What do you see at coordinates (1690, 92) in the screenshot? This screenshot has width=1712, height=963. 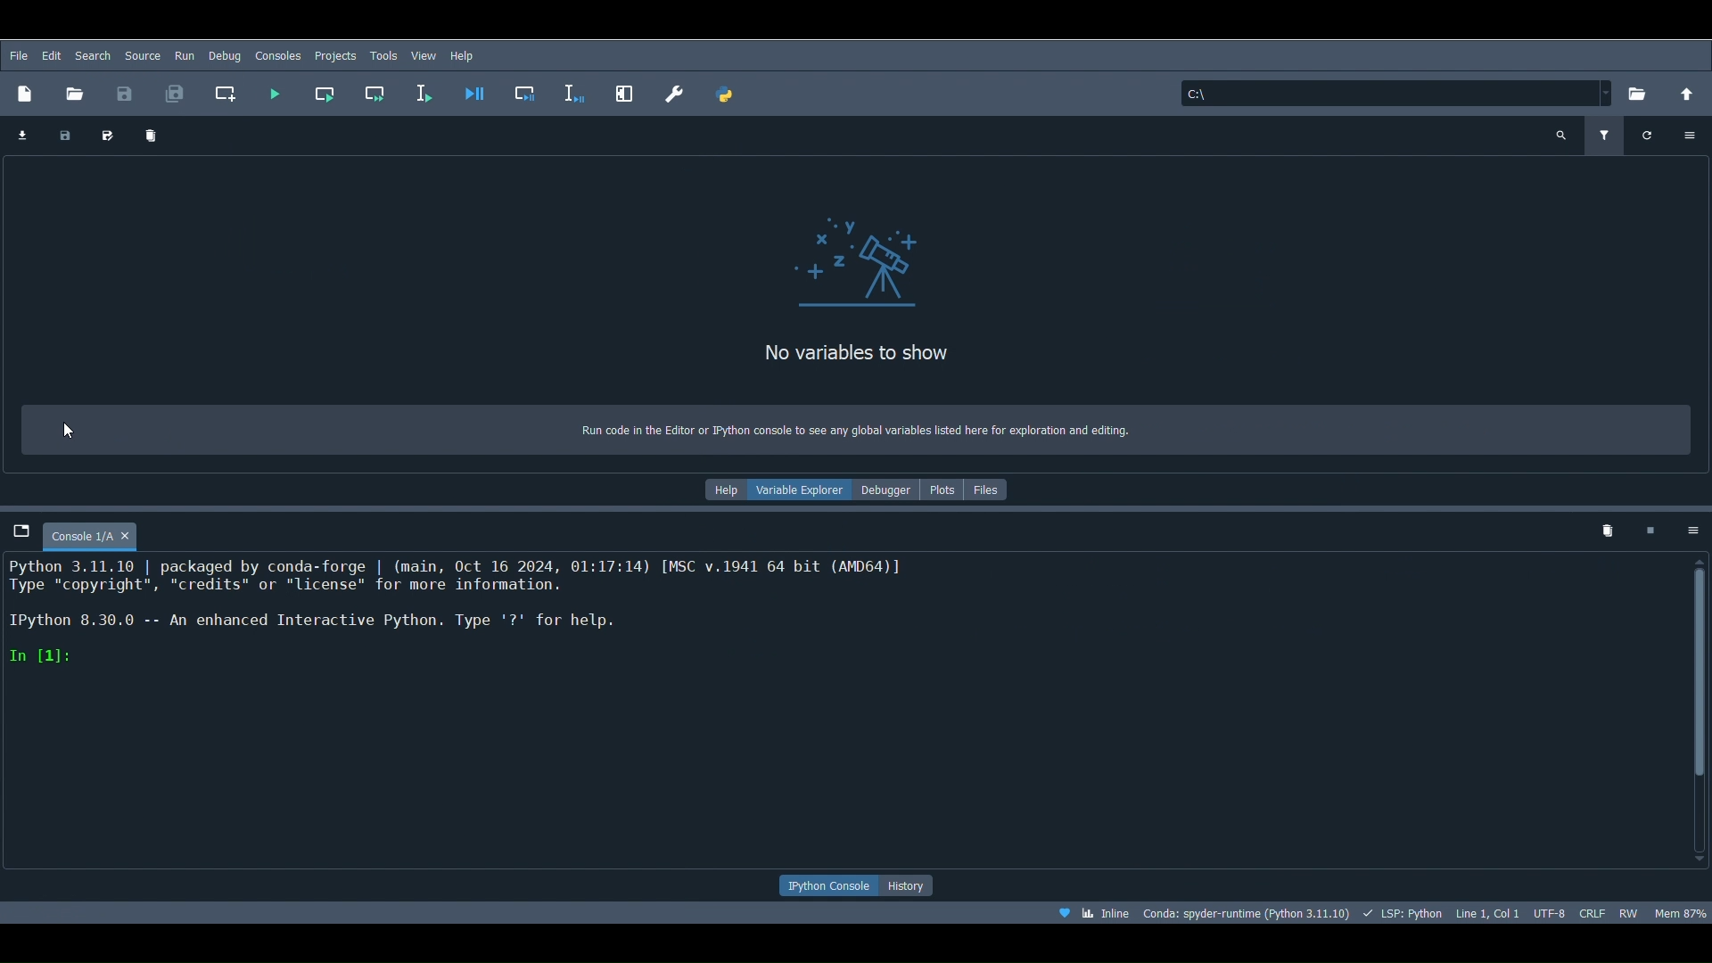 I see `Change to parent directory` at bounding box center [1690, 92].